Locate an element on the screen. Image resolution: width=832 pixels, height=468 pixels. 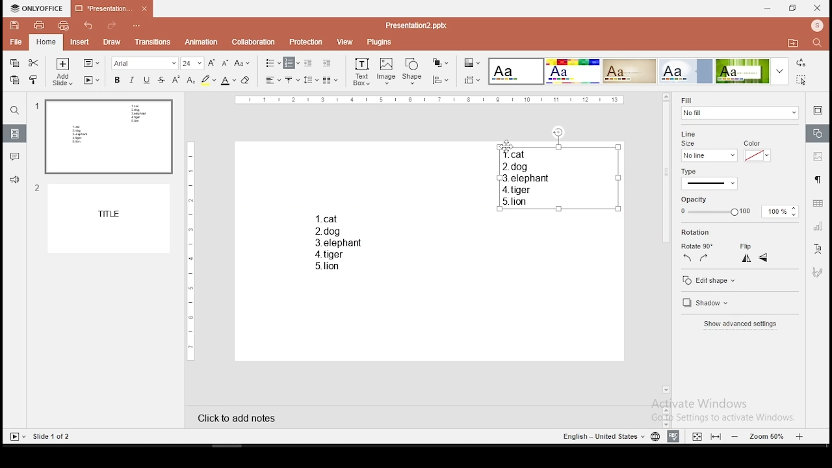
theme is located at coordinates (686, 71).